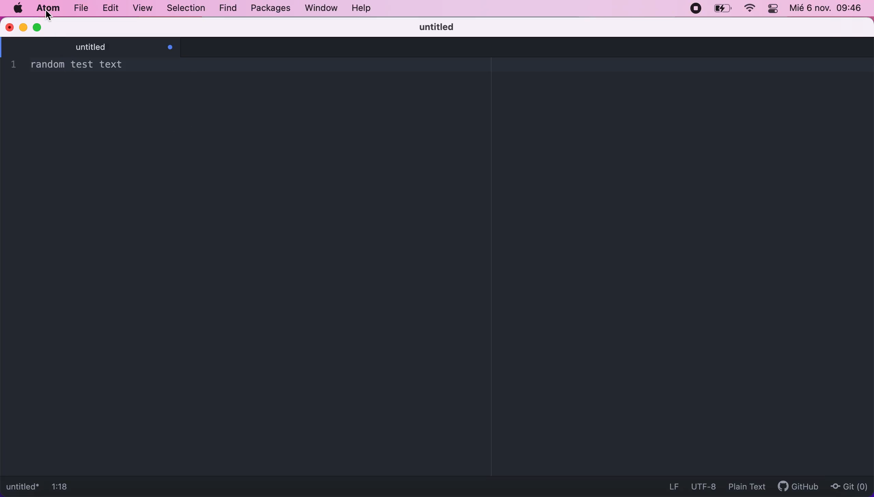 The height and width of the screenshot is (497, 874). What do you see at coordinates (72, 65) in the screenshot?
I see `1 random test text` at bounding box center [72, 65].